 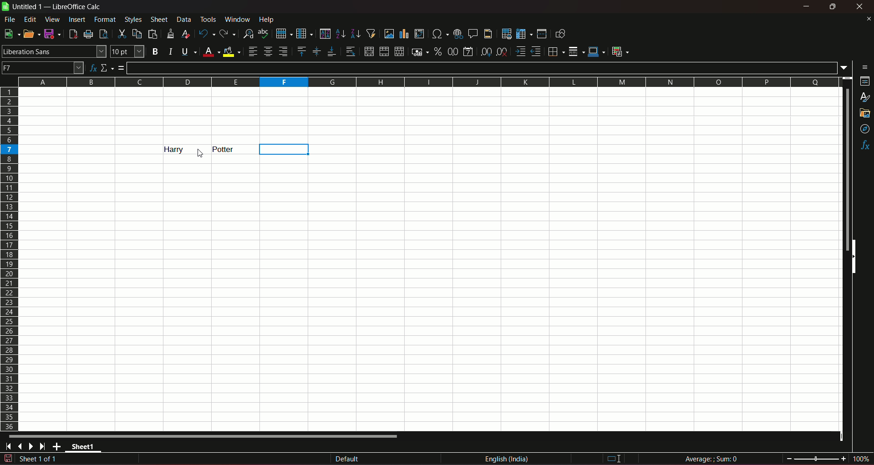 What do you see at coordinates (224, 149) in the screenshot?
I see `text` at bounding box center [224, 149].